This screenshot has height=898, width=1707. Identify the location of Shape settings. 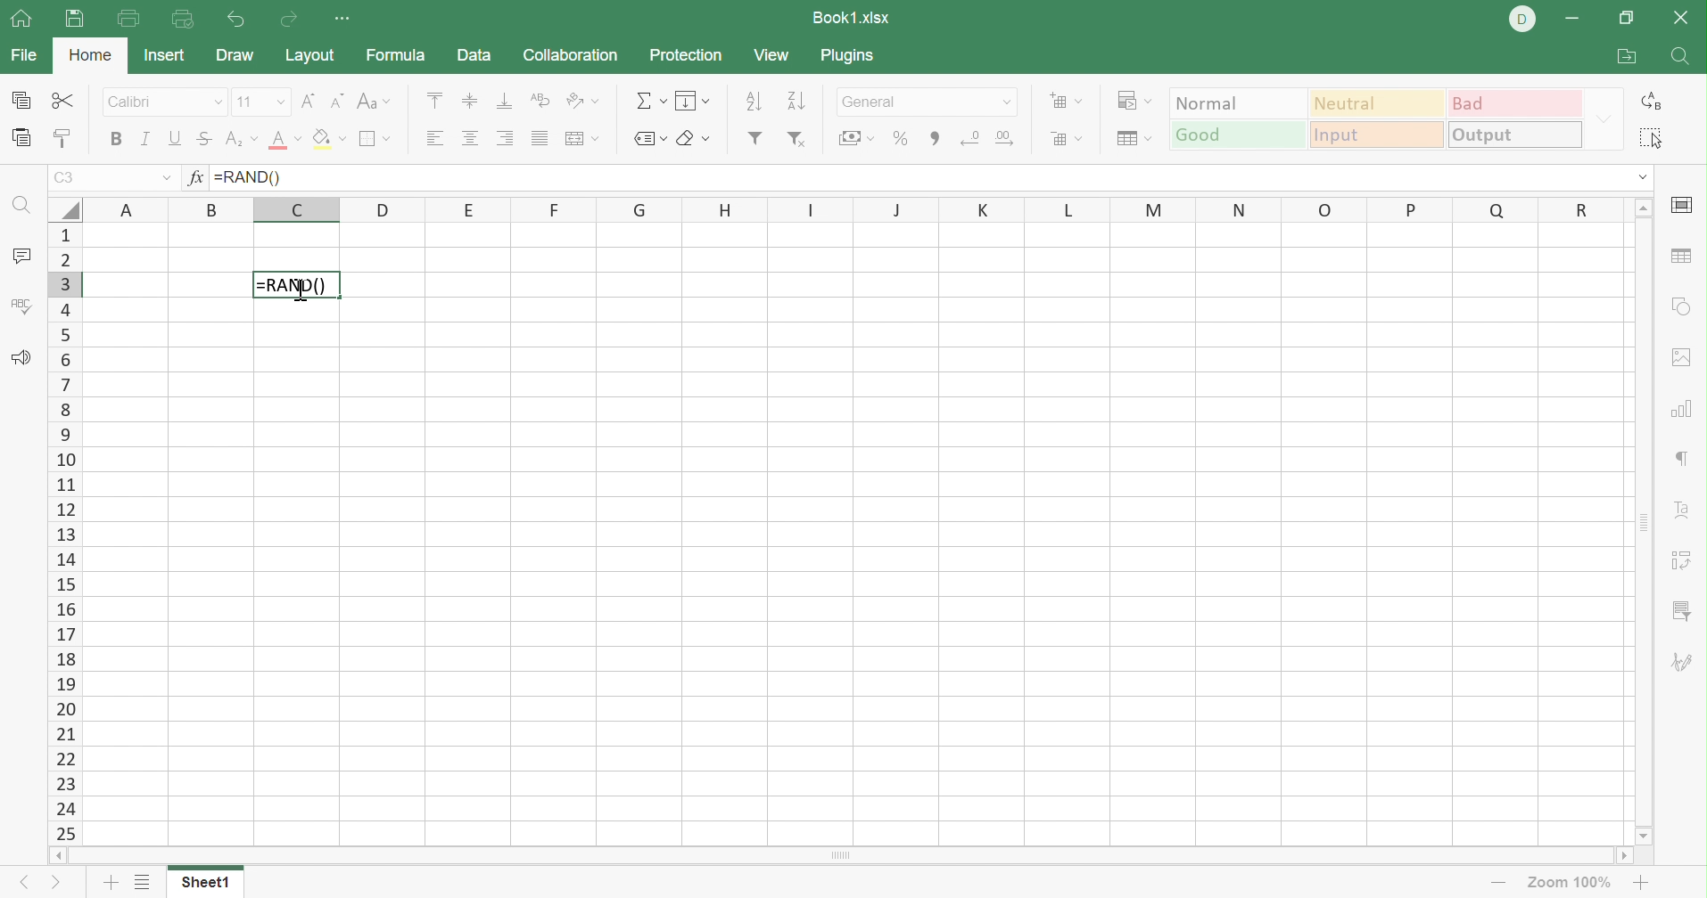
(1680, 306).